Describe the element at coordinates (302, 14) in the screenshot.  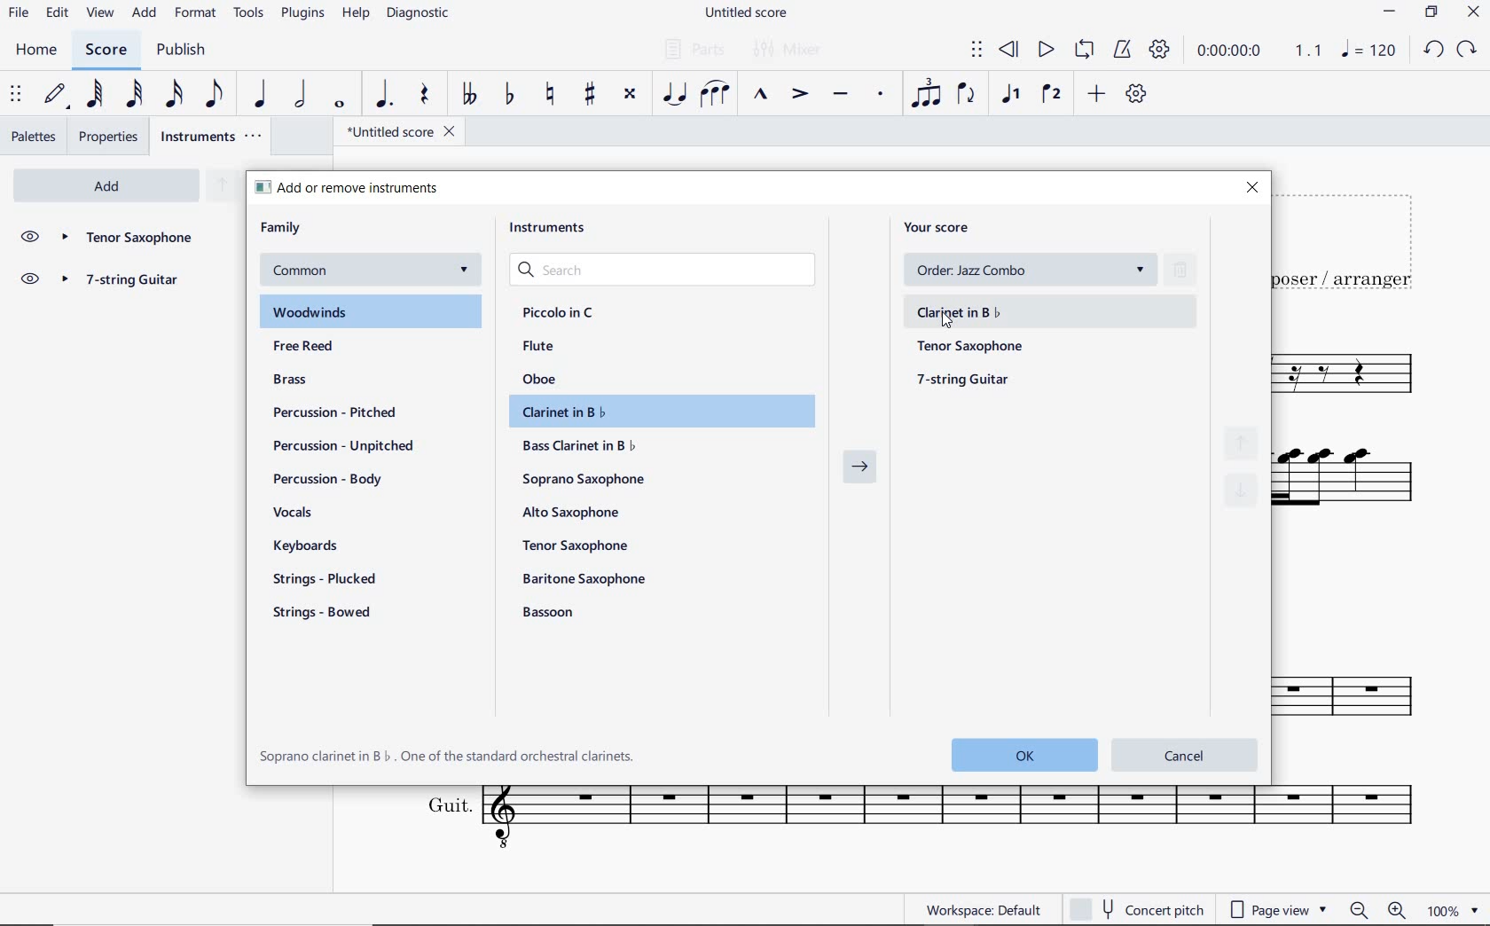
I see `PLUGINS` at that location.